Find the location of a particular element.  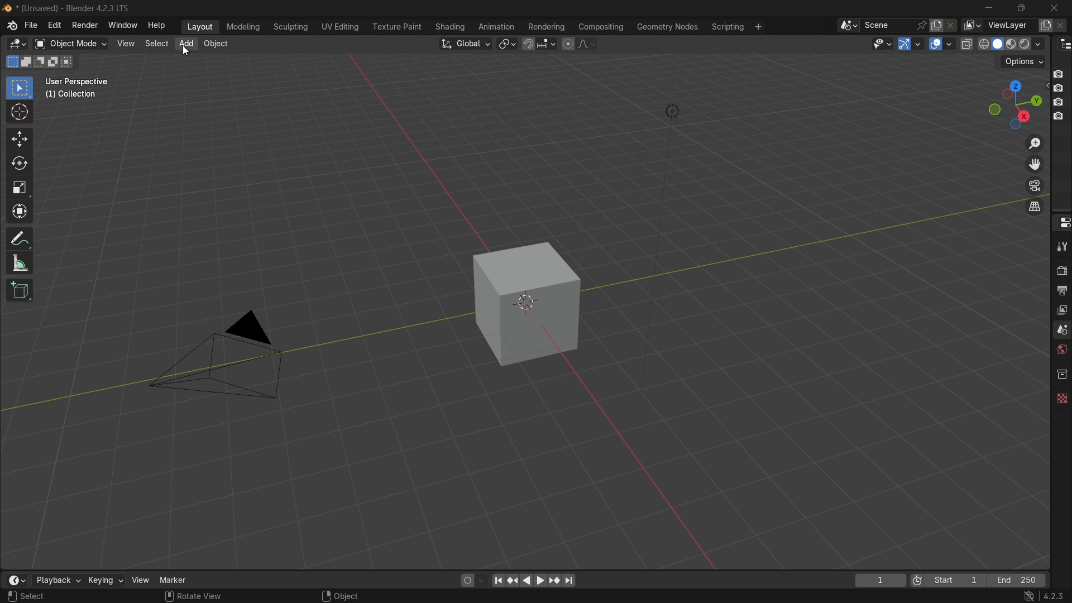

layout menu is located at coordinates (201, 27).